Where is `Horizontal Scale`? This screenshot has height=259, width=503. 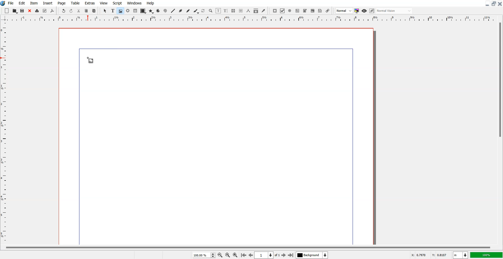 Horizontal Scale is located at coordinates (5, 133).